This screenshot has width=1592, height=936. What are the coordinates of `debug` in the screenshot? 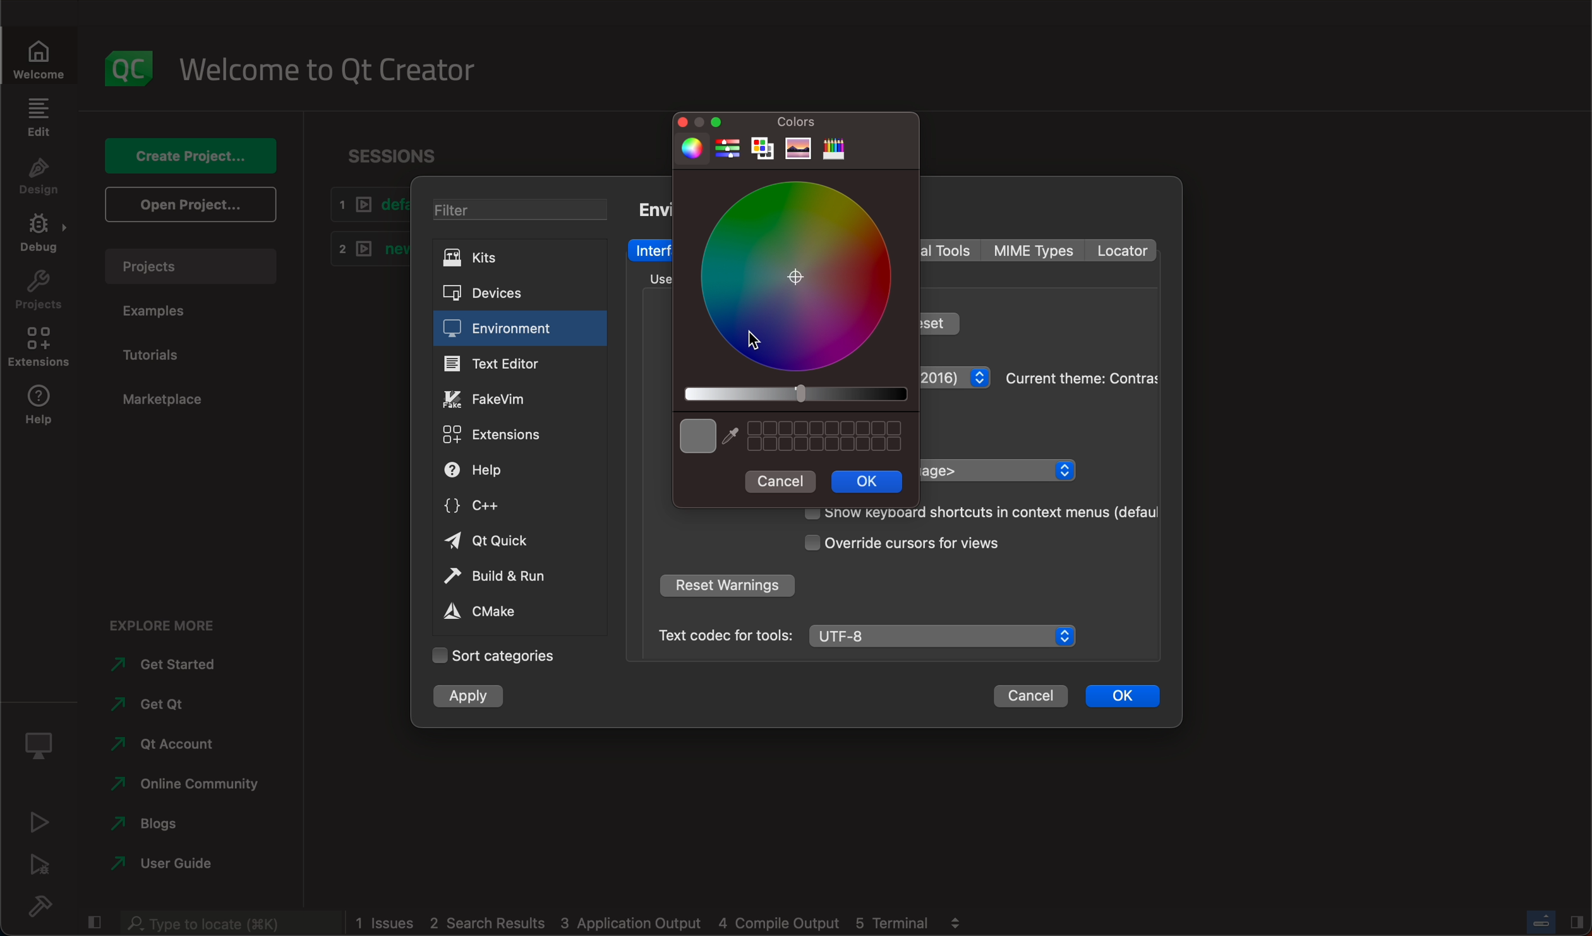 It's located at (43, 237).